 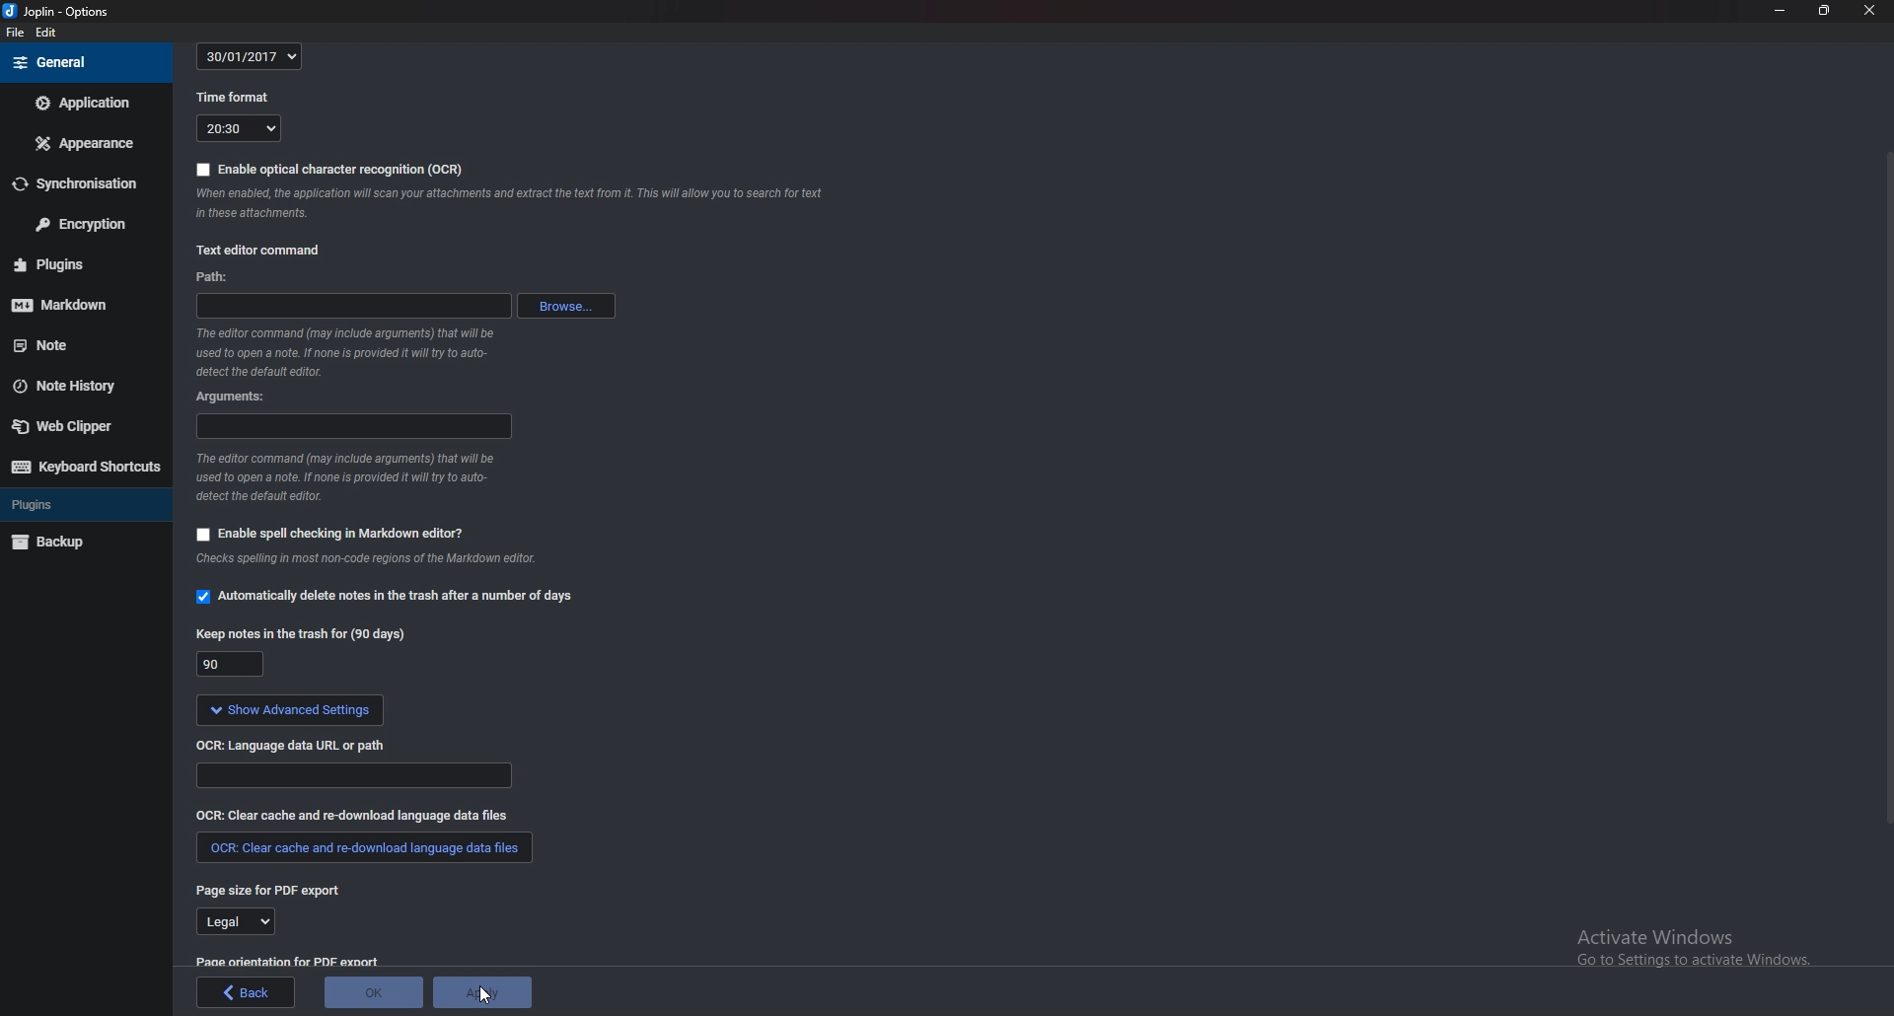 What do you see at coordinates (1866, 9) in the screenshot?
I see `close` at bounding box center [1866, 9].